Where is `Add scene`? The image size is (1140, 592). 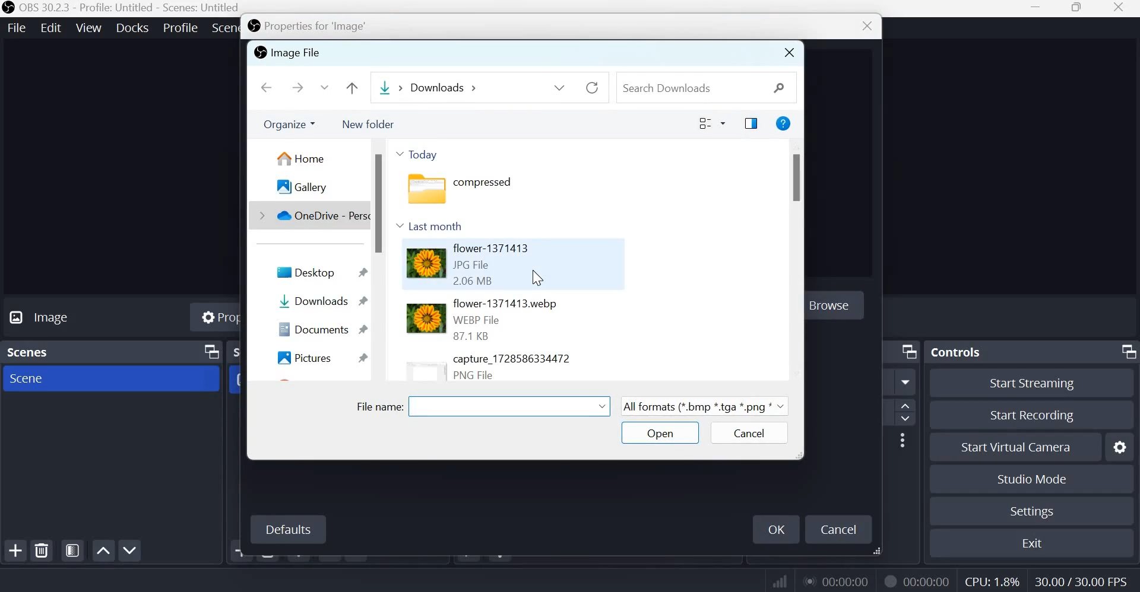
Add scene is located at coordinates (18, 550).